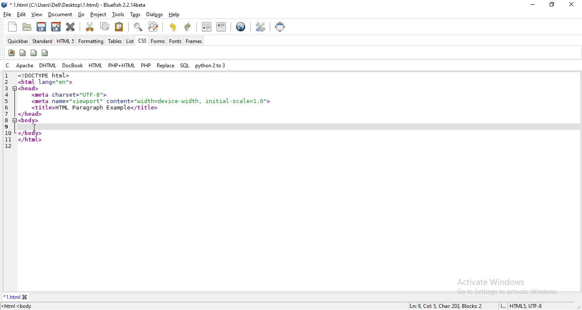 The height and width of the screenshot is (310, 582). I want to click on document, so click(59, 14).